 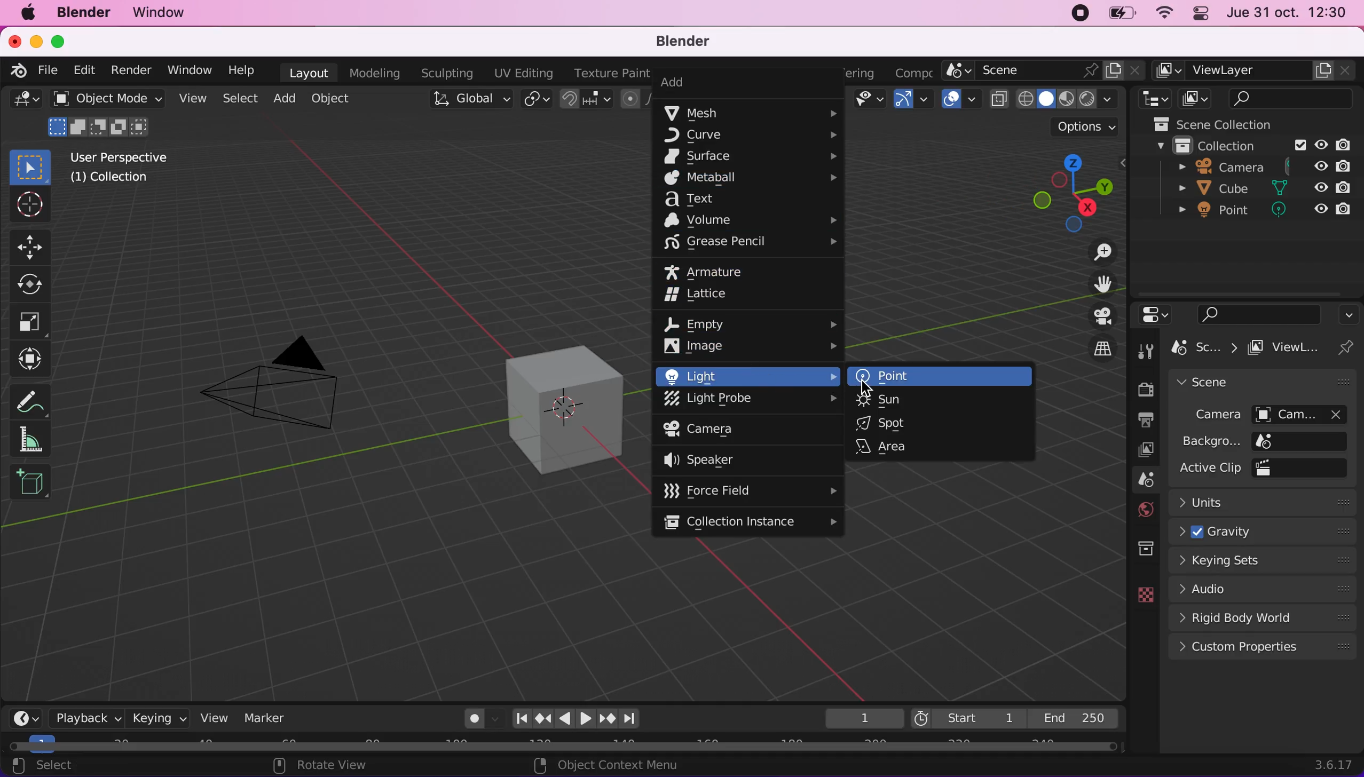 I want to click on camera, so click(x=290, y=374).